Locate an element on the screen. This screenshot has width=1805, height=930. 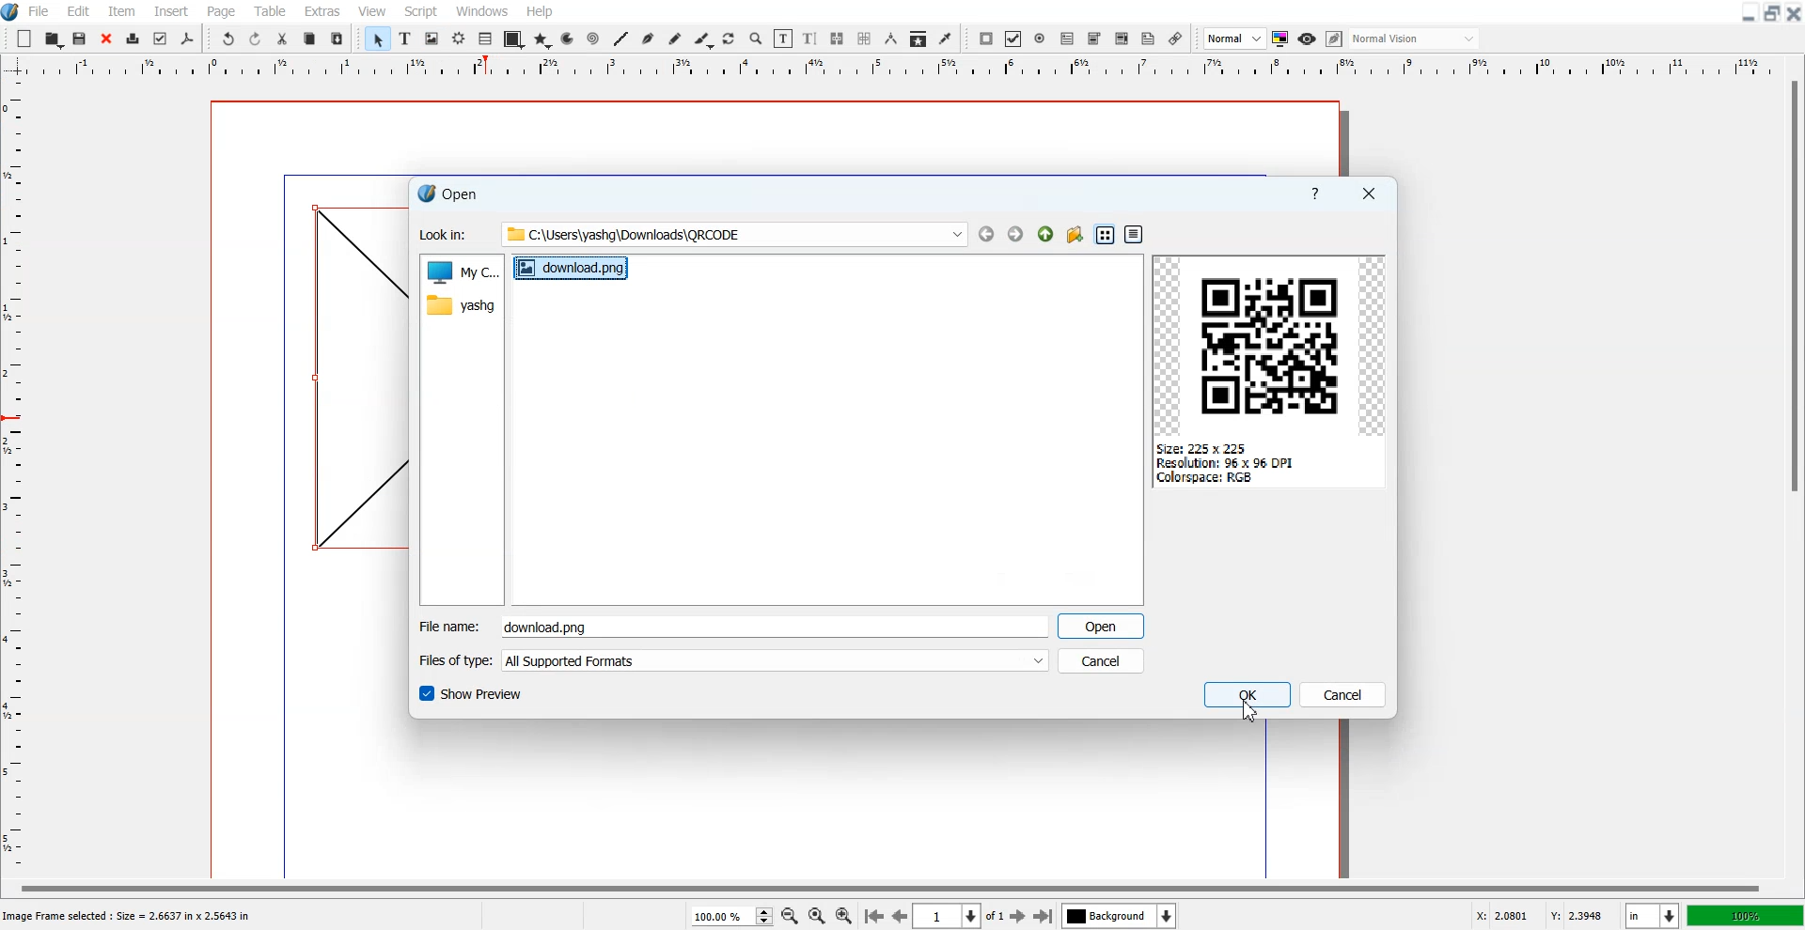
Vertical Scale is located at coordinates (902, 68).